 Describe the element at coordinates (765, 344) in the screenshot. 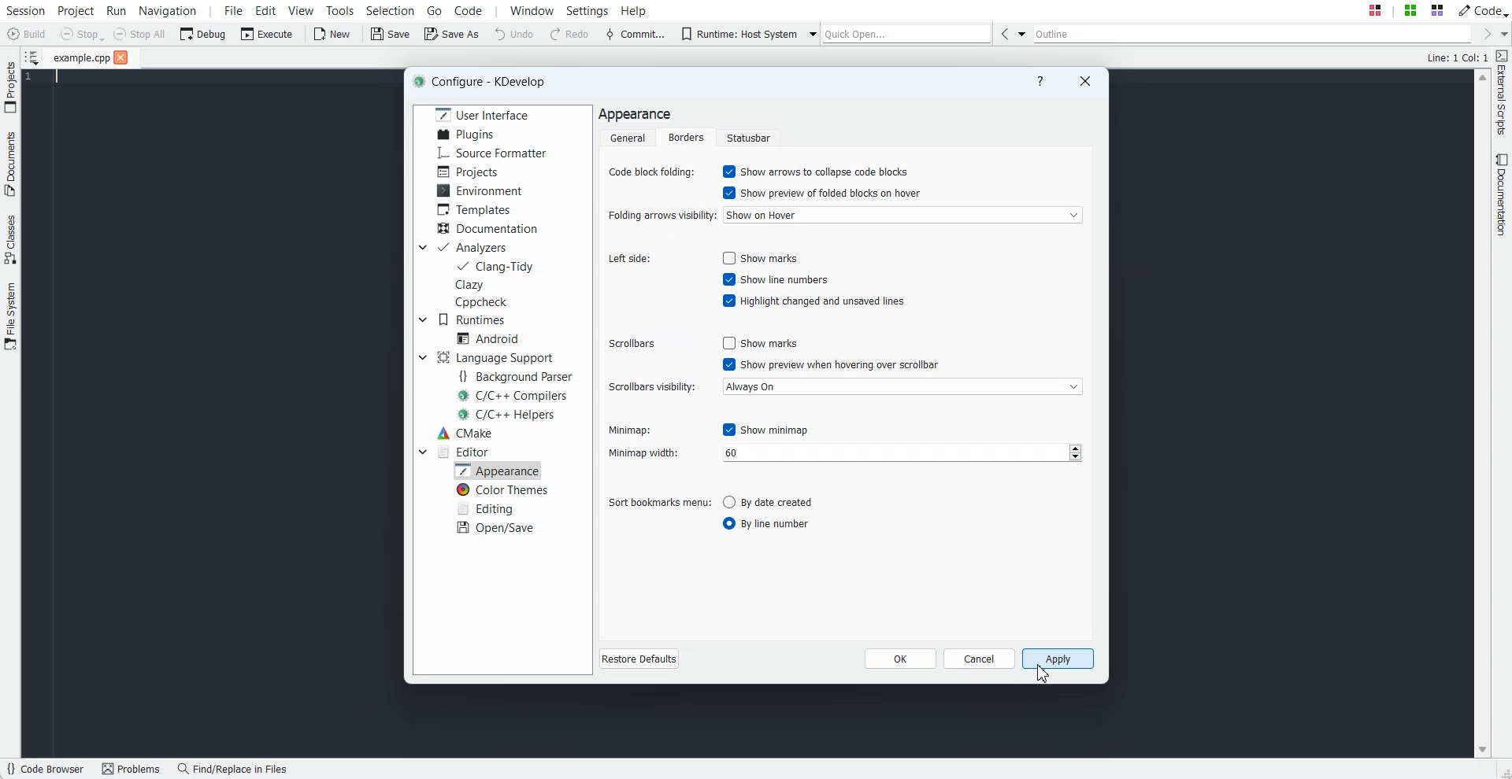

I see `Disable show marks` at that location.